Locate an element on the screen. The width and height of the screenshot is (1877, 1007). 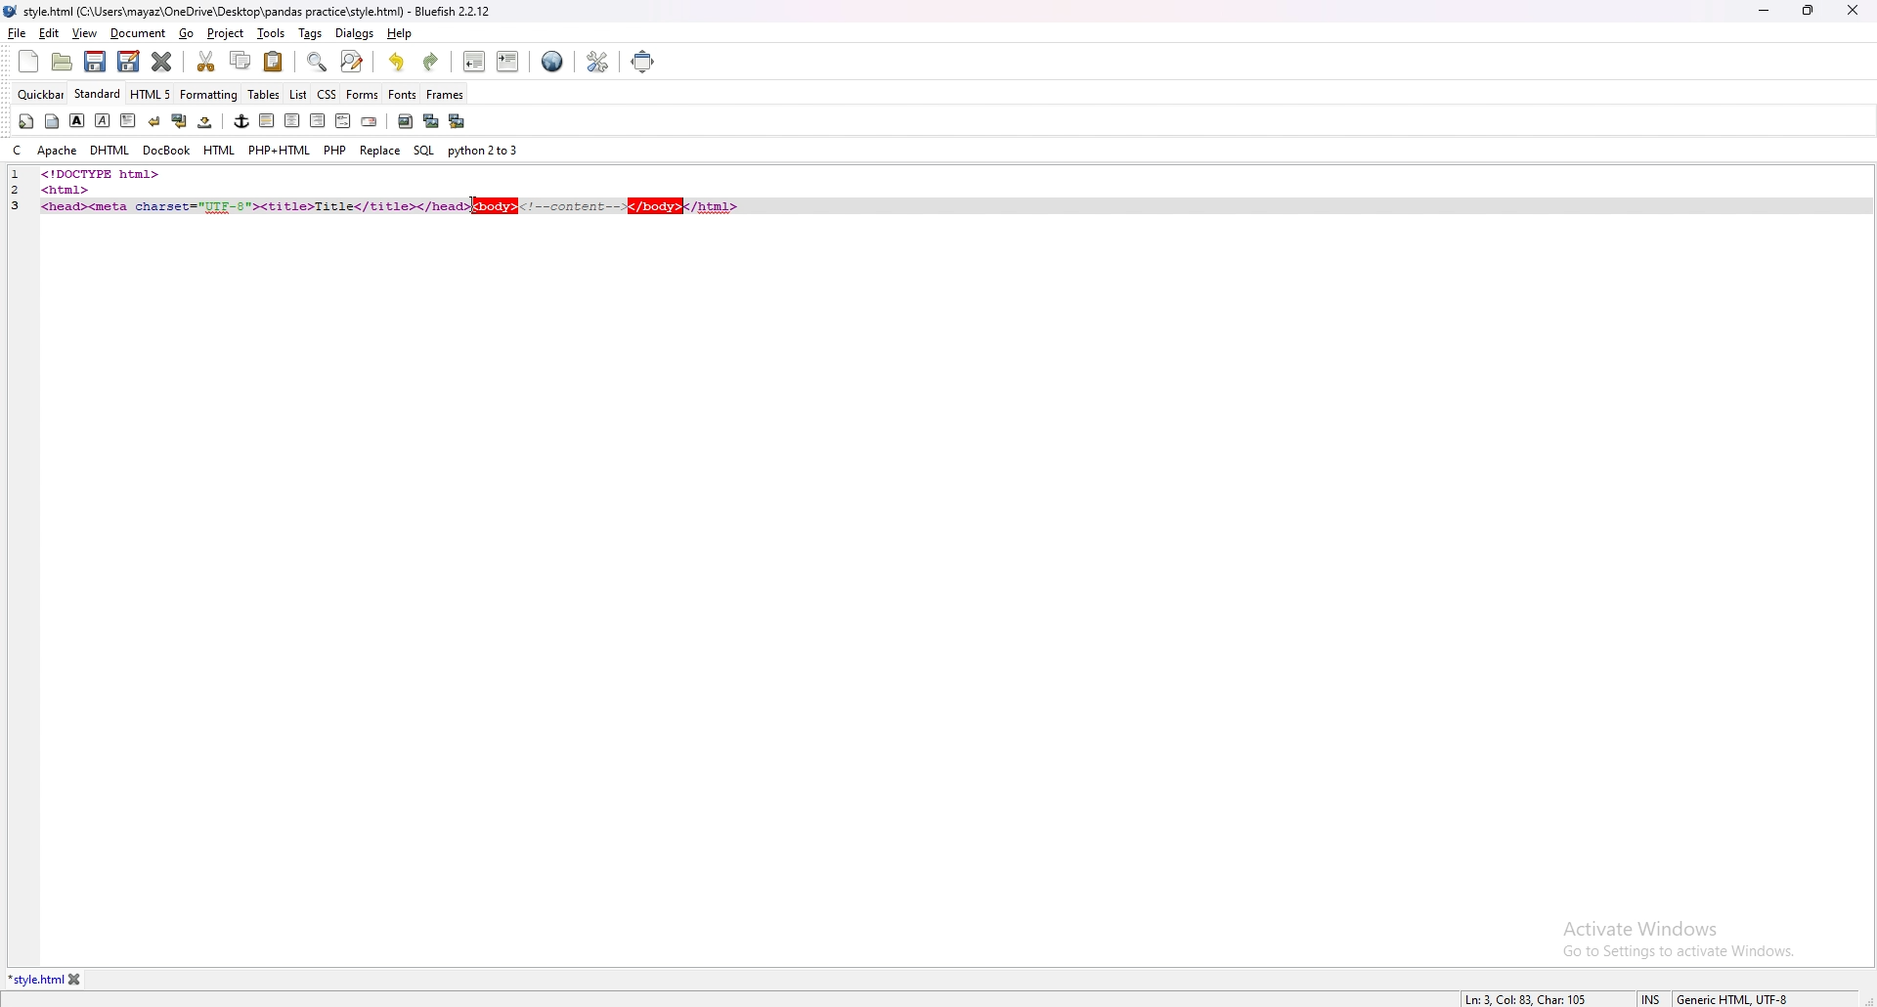
docbook is located at coordinates (166, 151).